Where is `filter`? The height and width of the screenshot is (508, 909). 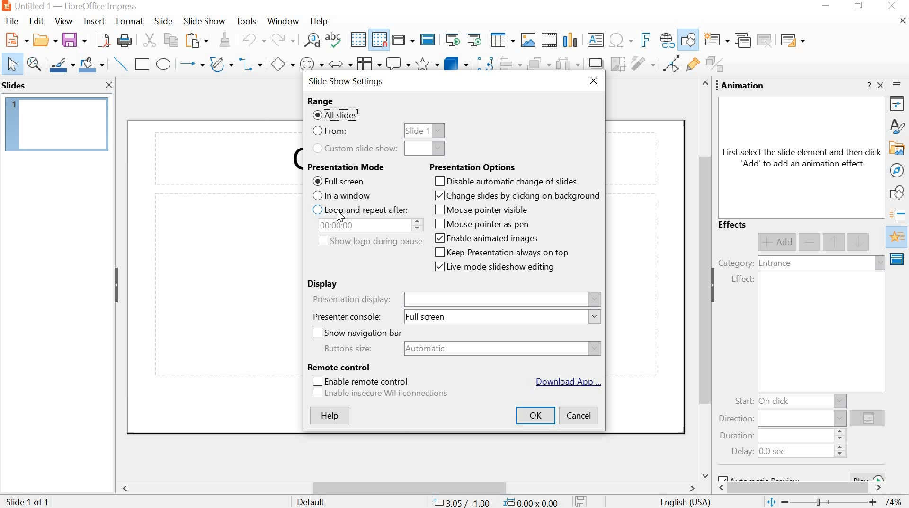 filter is located at coordinates (642, 63).